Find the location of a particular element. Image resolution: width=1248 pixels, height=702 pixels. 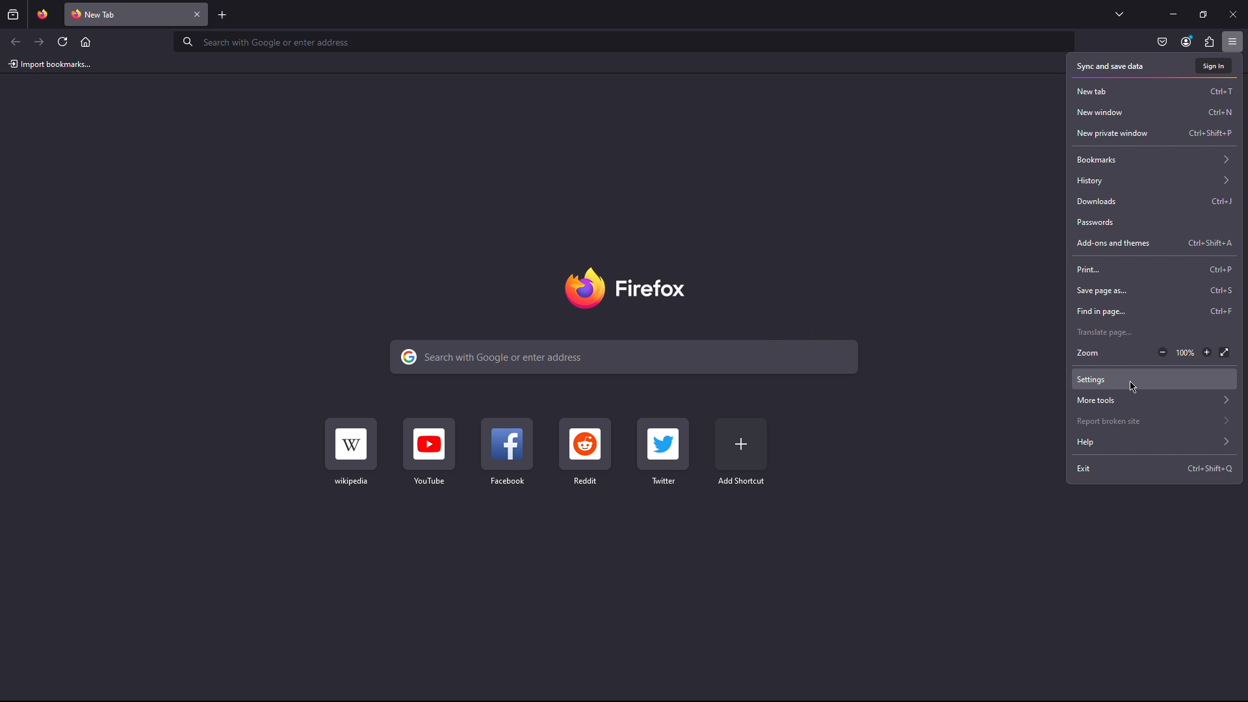

Twitter is located at coordinates (664, 452).